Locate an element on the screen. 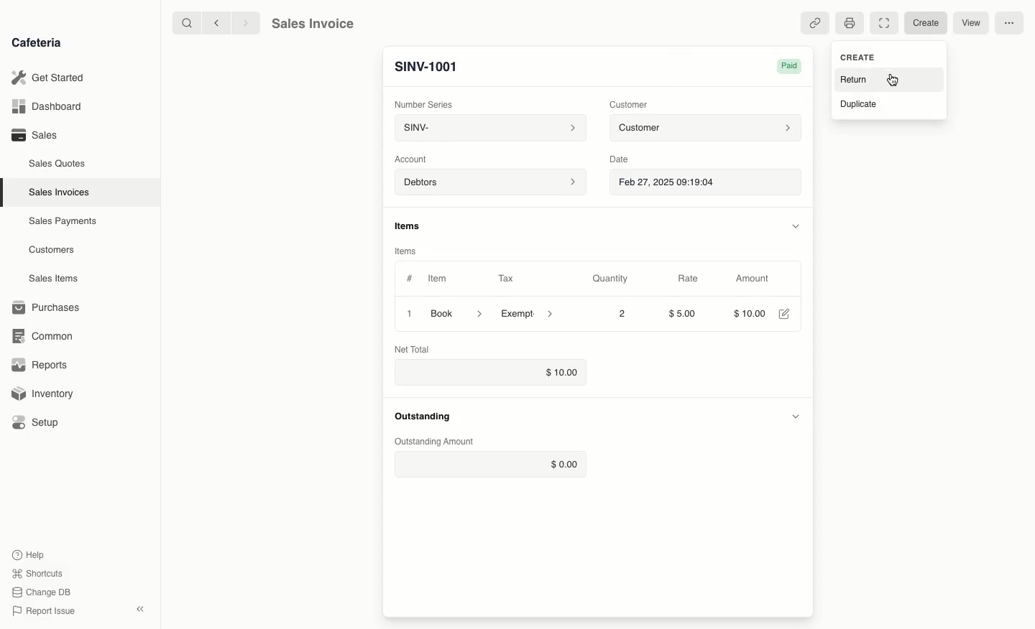  CREATE is located at coordinates (856, 57).